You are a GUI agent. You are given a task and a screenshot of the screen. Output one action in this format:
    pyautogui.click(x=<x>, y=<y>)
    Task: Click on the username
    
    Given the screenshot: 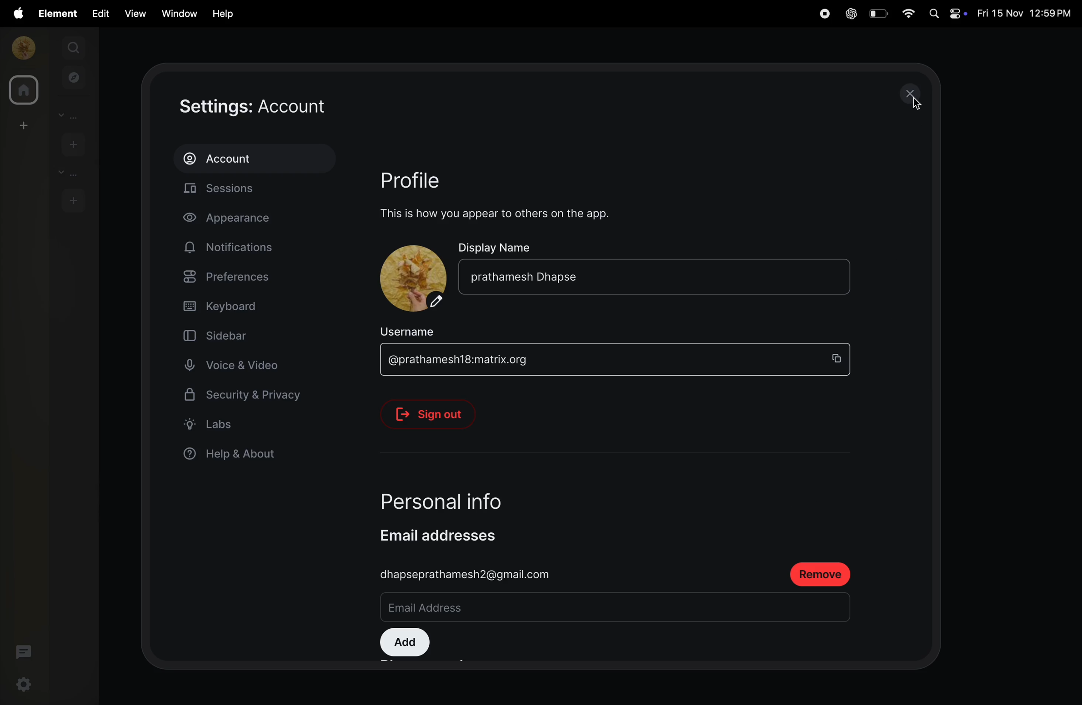 What is the action you would take?
    pyautogui.click(x=409, y=330)
    